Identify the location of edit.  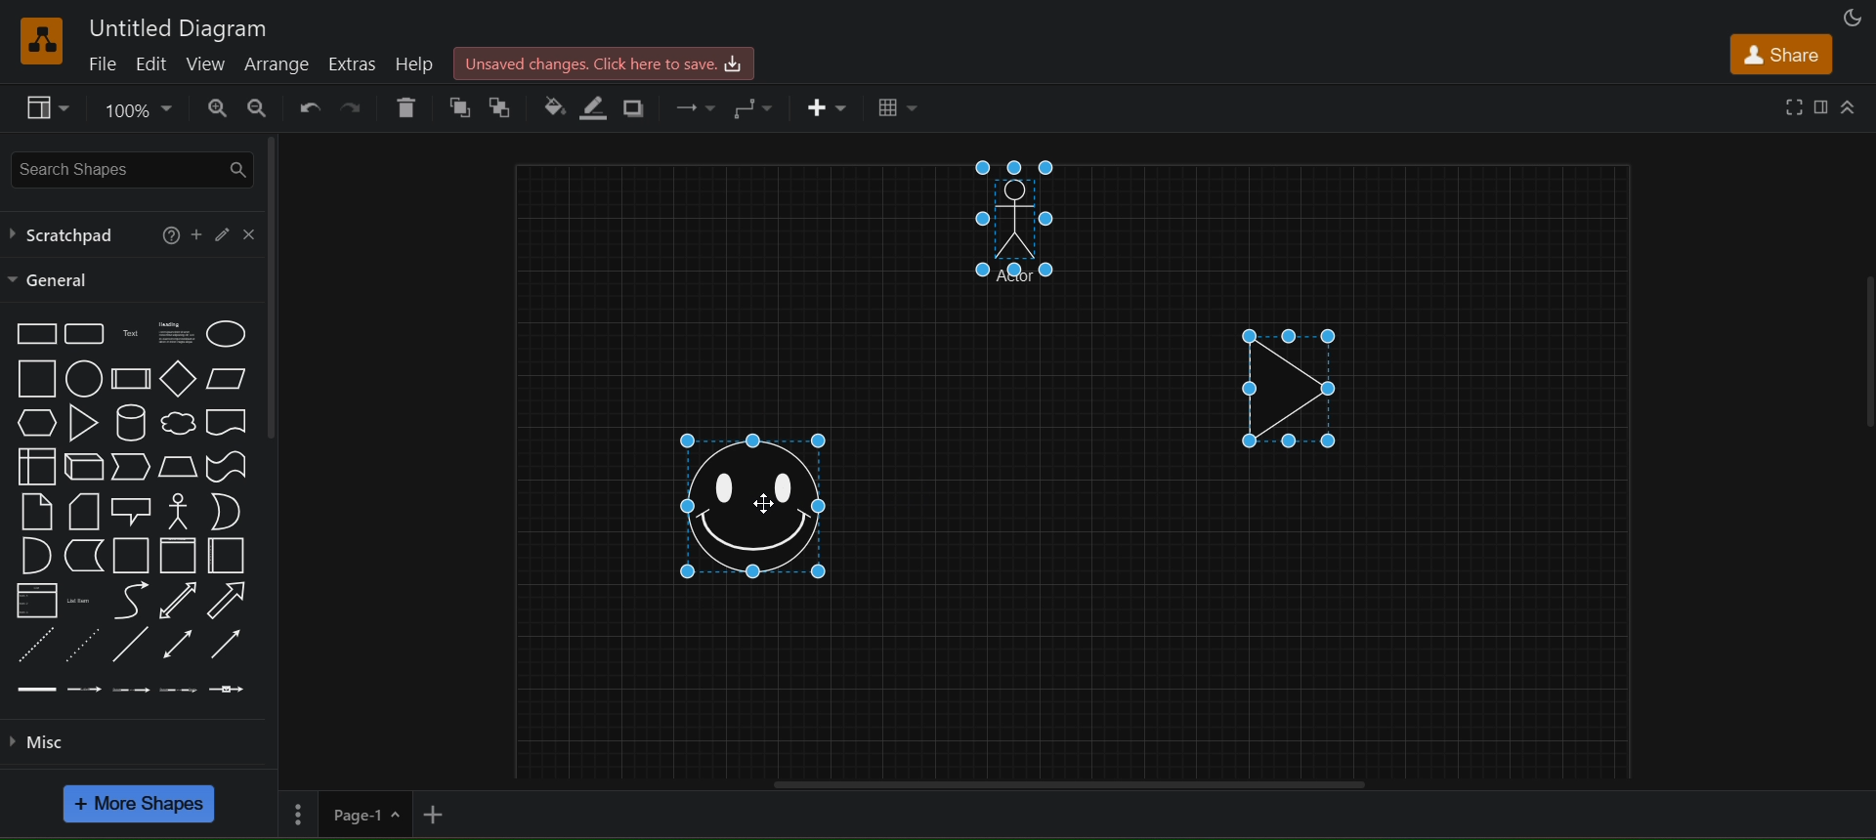
(150, 64).